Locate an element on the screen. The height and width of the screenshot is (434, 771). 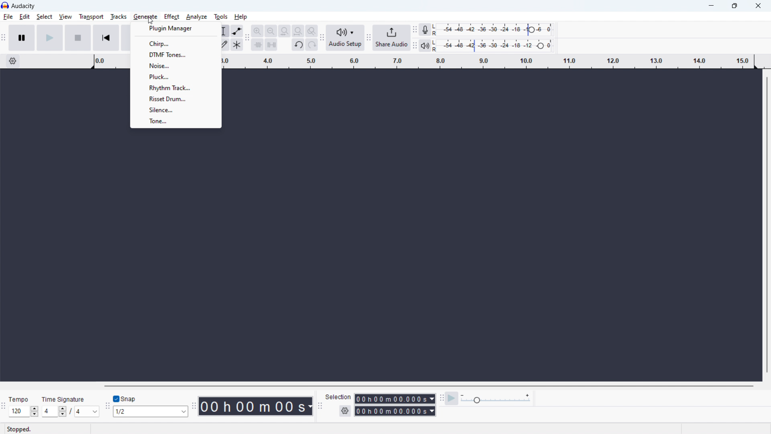
tools is located at coordinates (221, 16).